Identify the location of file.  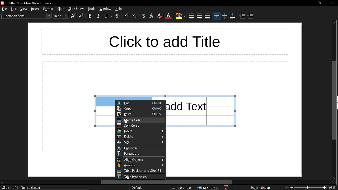
(4, 9).